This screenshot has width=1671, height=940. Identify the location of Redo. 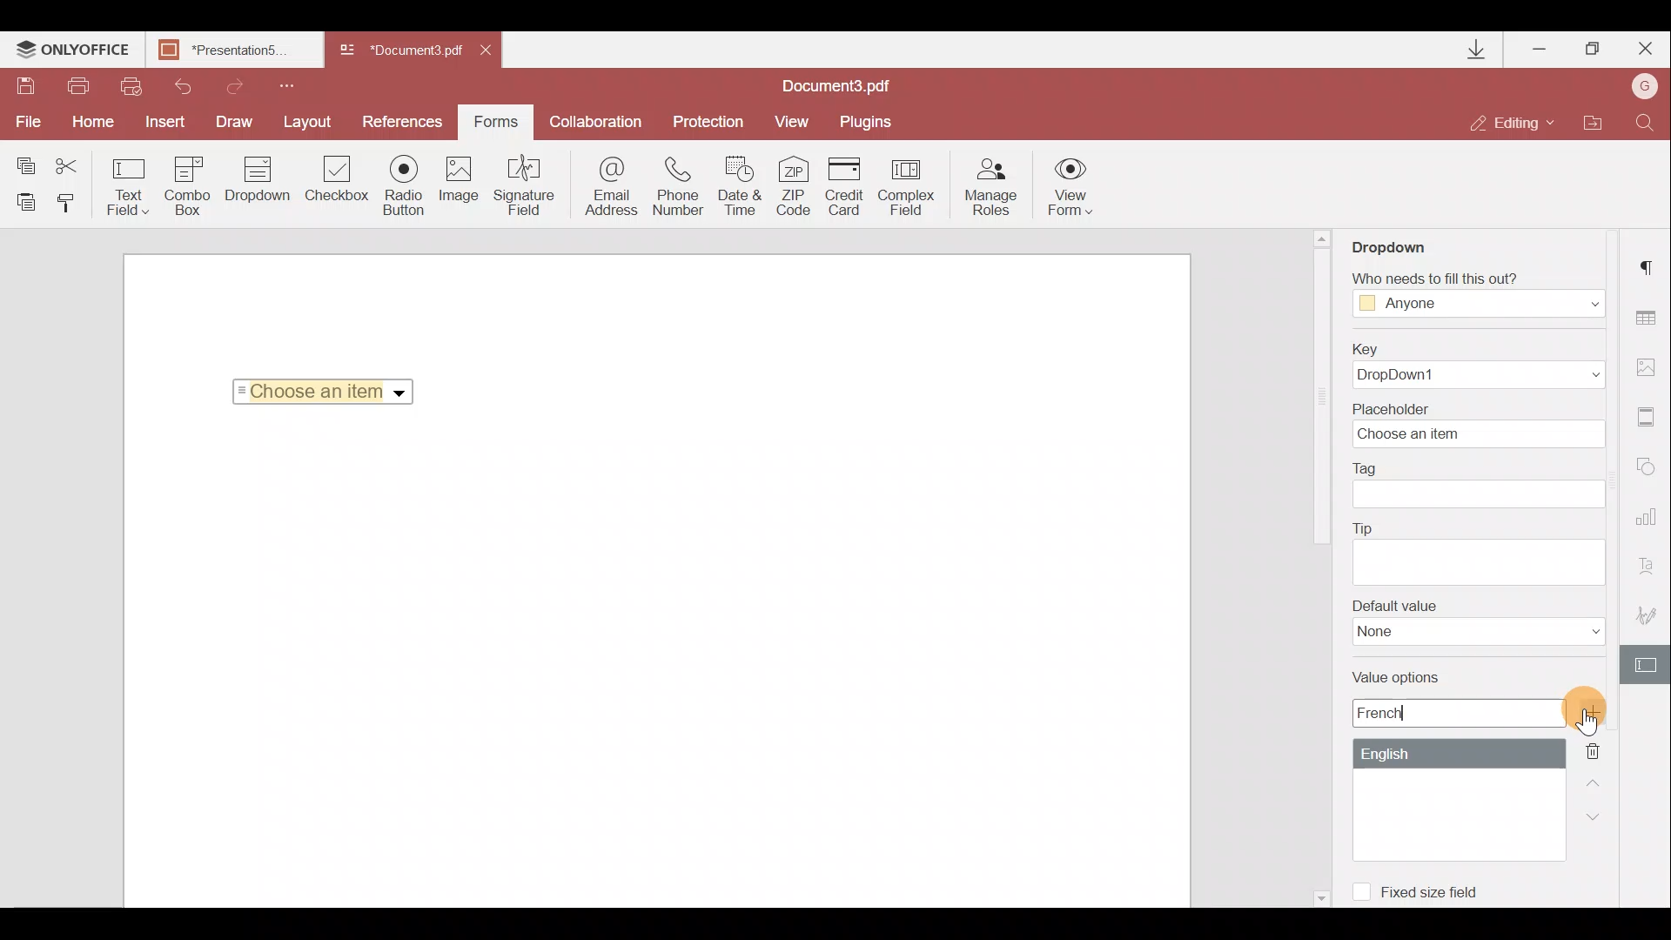
(226, 84).